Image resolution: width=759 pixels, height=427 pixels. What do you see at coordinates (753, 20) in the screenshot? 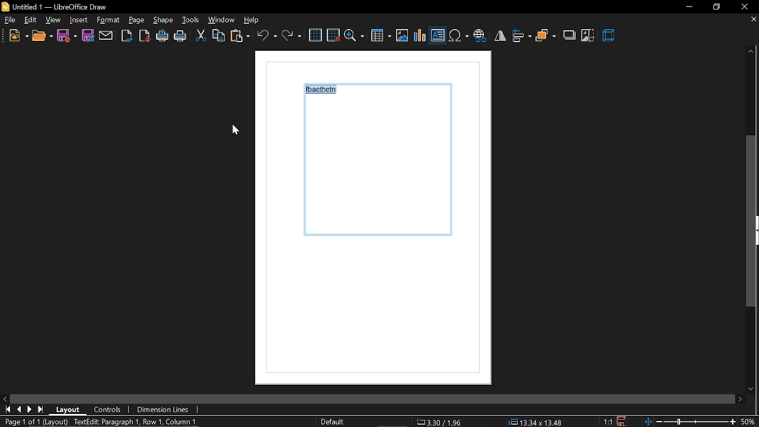
I see `CLose tab` at bounding box center [753, 20].